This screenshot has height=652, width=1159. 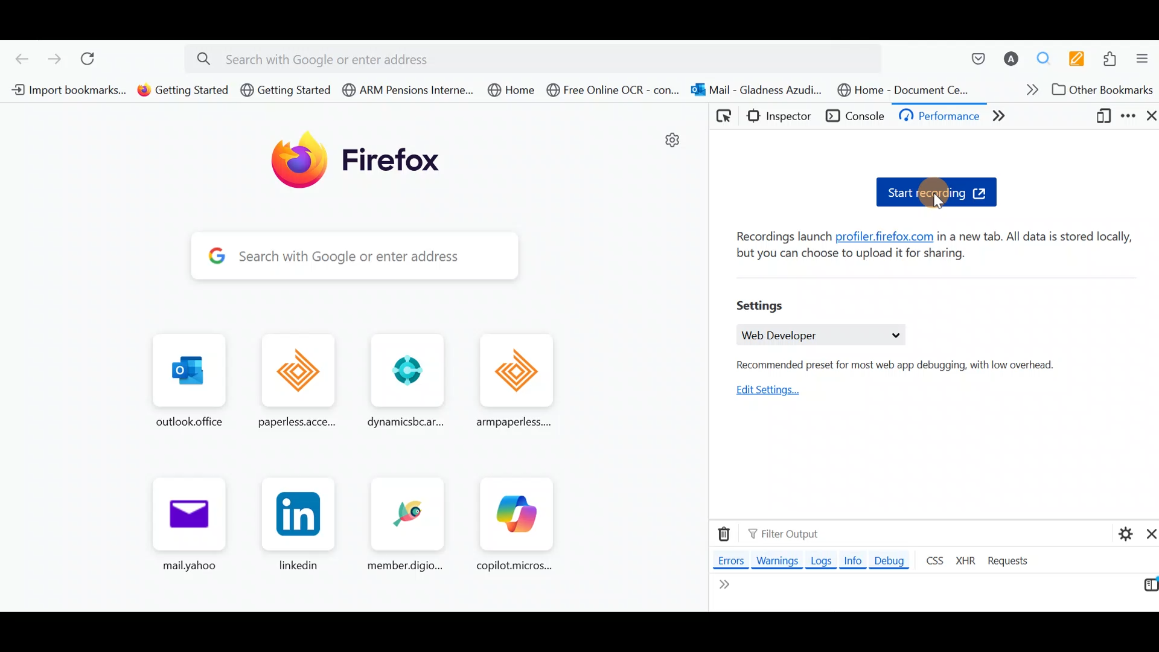 I want to click on Filter output, so click(x=781, y=535).